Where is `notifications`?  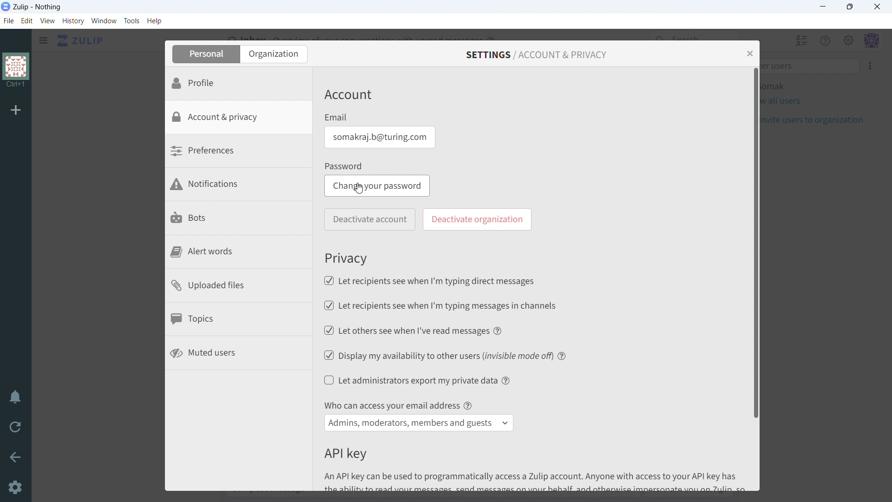 notifications is located at coordinates (239, 186).